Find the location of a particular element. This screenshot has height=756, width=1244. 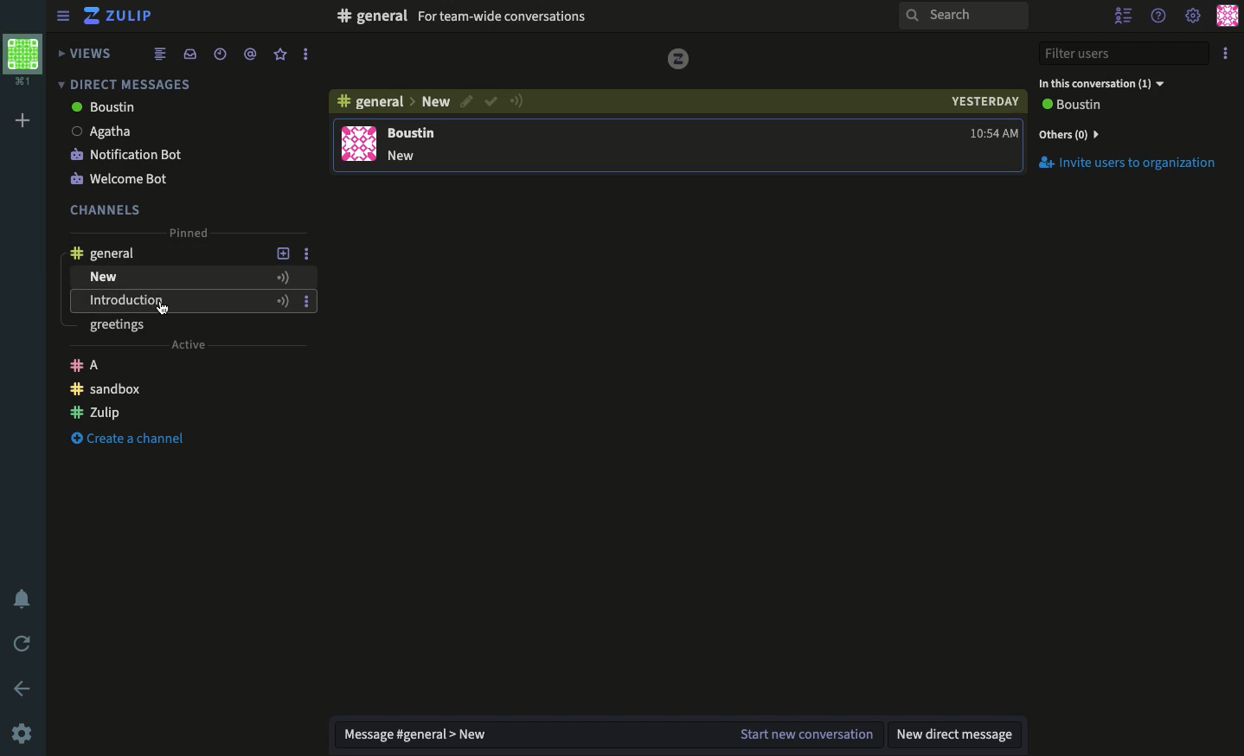

Feed is located at coordinates (160, 53).